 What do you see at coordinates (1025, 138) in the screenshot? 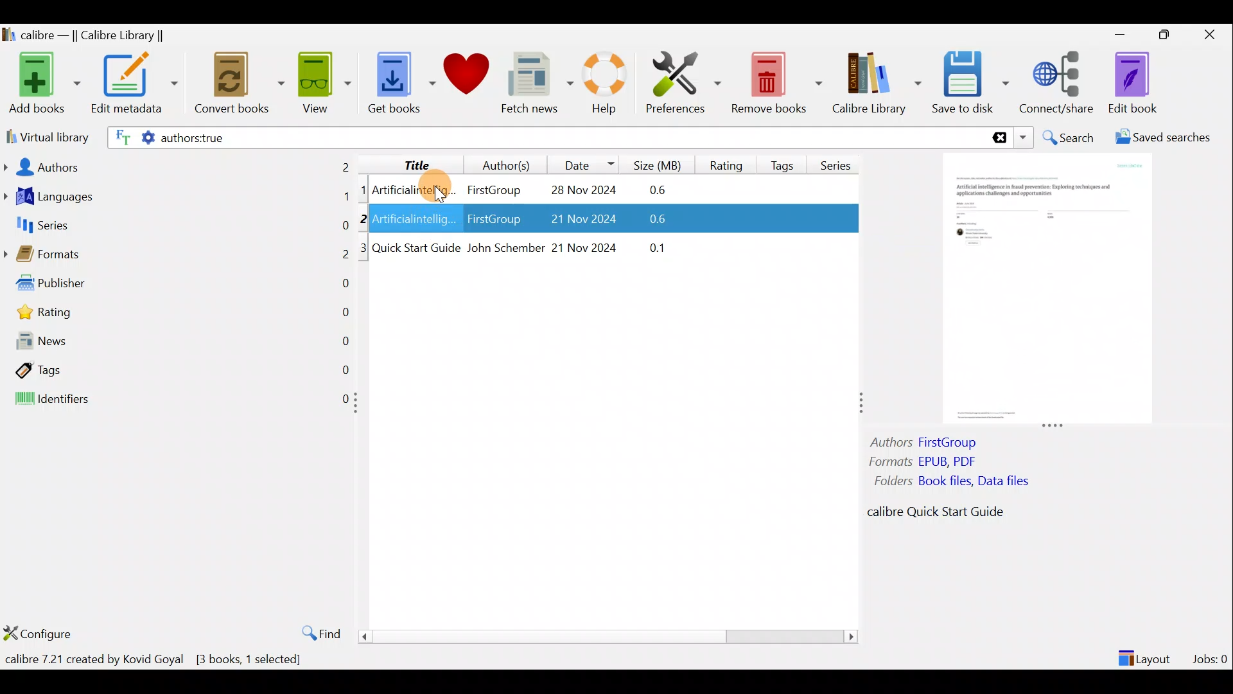
I see `Search dropdown` at bounding box center [1025, 138].